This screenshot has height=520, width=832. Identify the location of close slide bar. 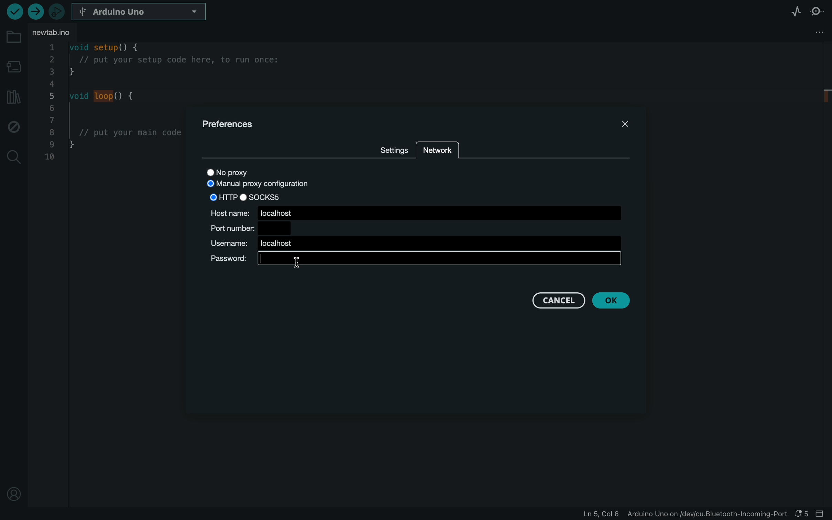
(823, 514).